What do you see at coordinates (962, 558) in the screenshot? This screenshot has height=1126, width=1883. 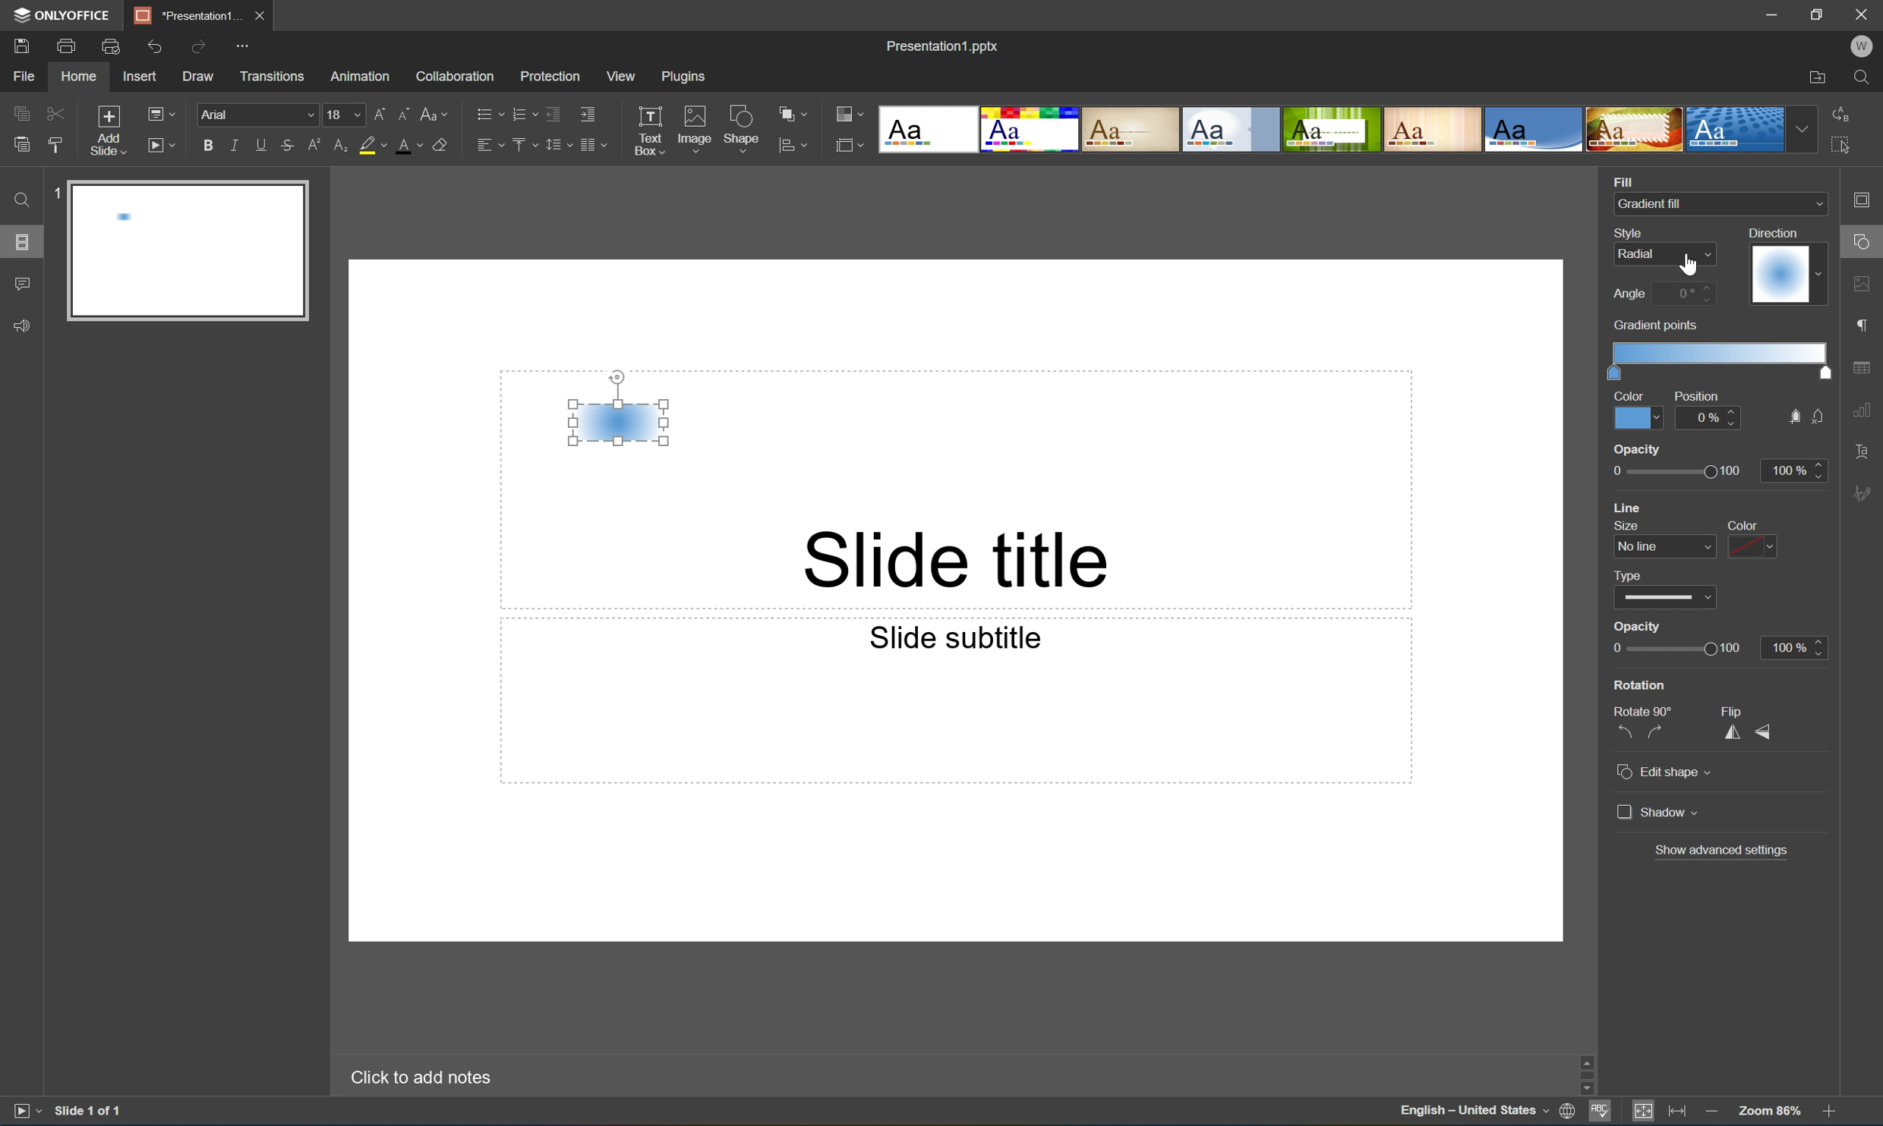 I see `Slide title` at bounding box center [962, 558].